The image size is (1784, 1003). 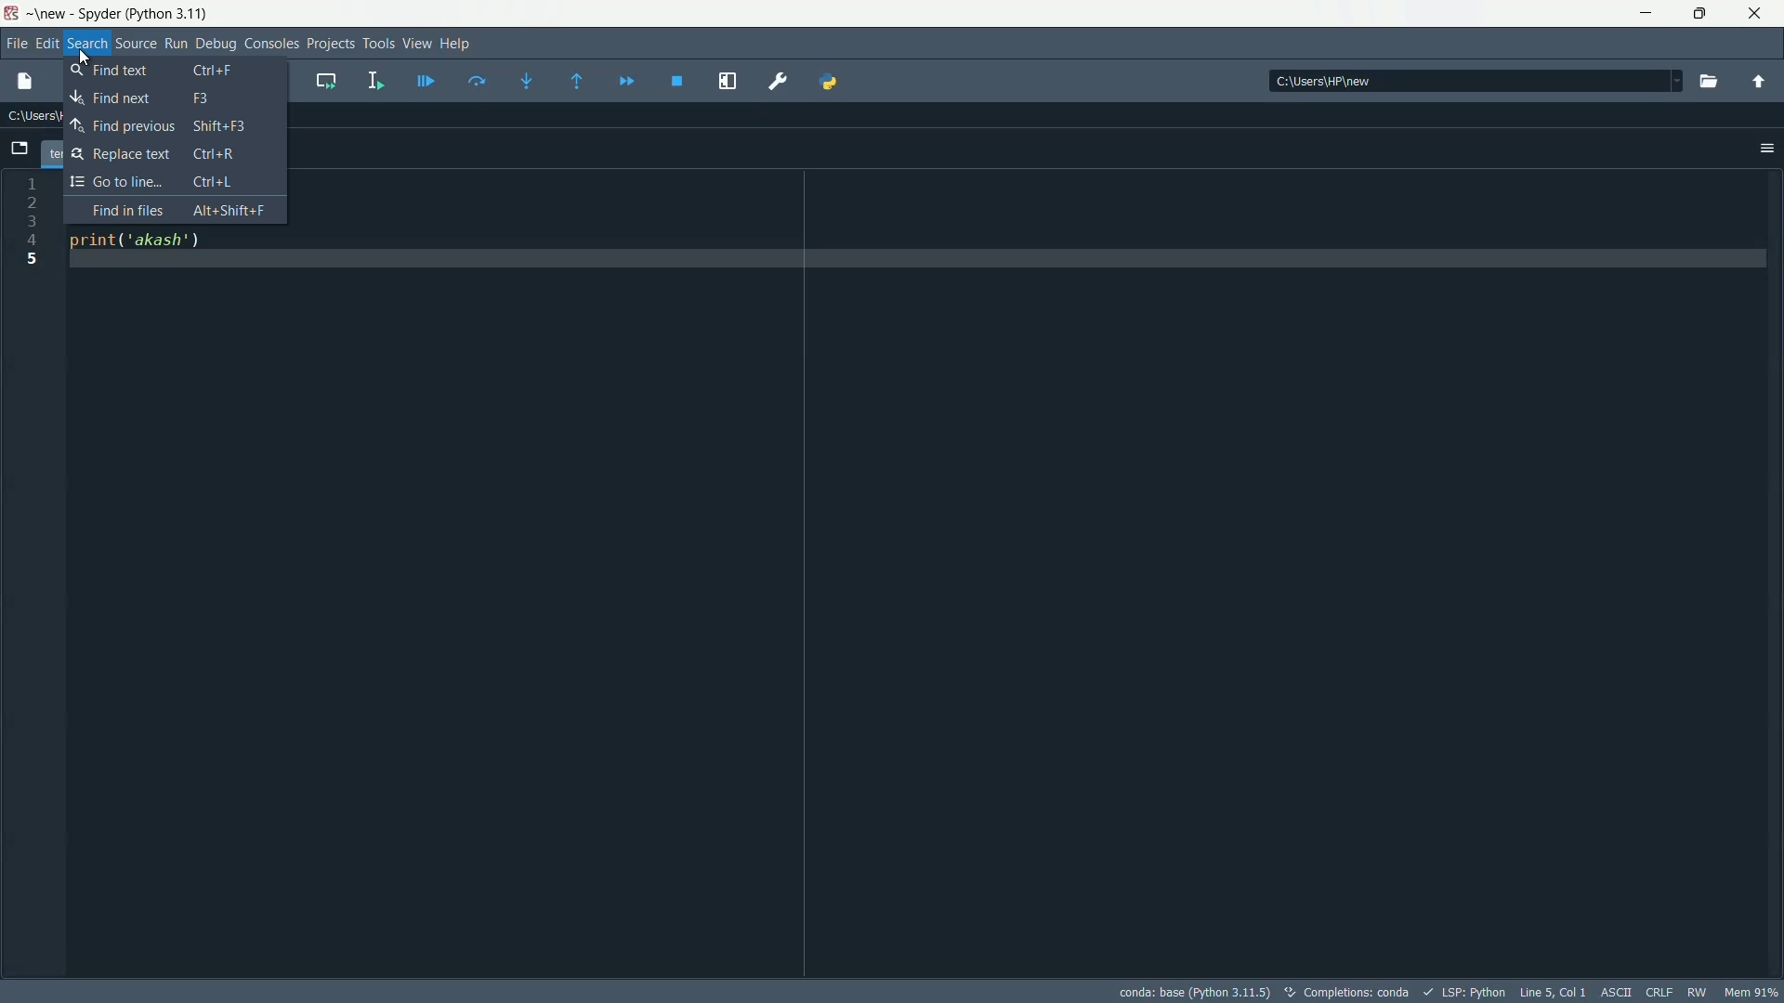 What do you see at coordinates (174, 44) in the screenshot?
I see `run menu` at bounding box center [174, 44].